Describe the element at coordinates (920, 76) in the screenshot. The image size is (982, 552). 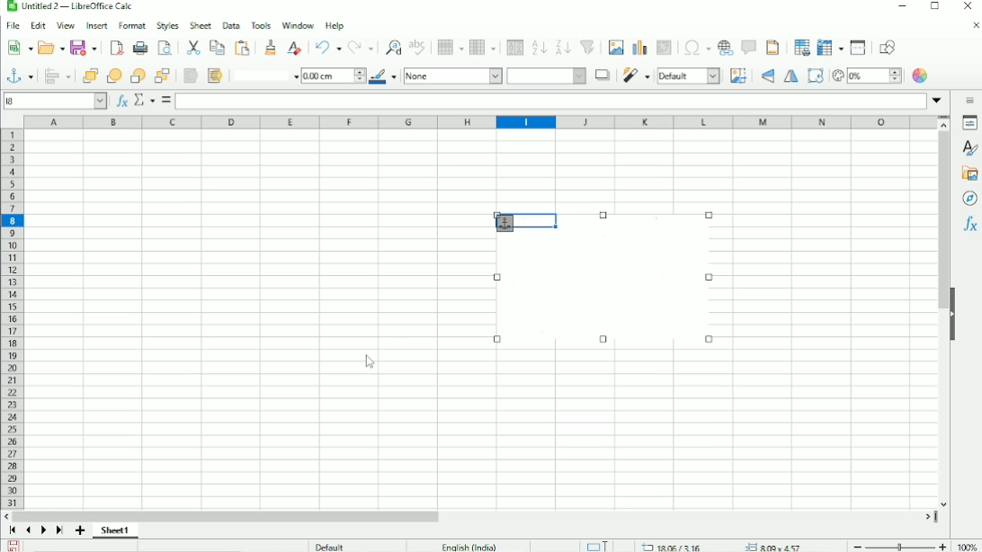
I see `color` at that location.